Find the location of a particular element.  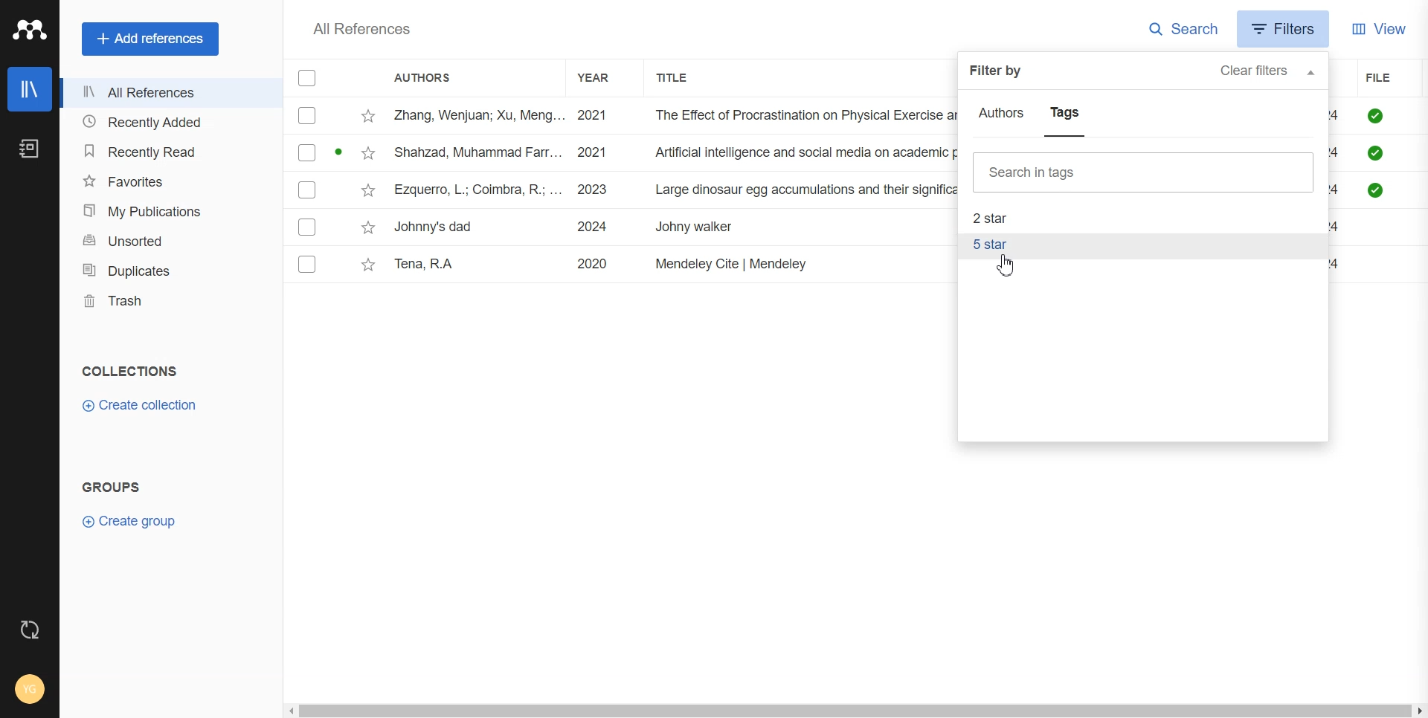

5 star is located at coordinates (1138, 245).